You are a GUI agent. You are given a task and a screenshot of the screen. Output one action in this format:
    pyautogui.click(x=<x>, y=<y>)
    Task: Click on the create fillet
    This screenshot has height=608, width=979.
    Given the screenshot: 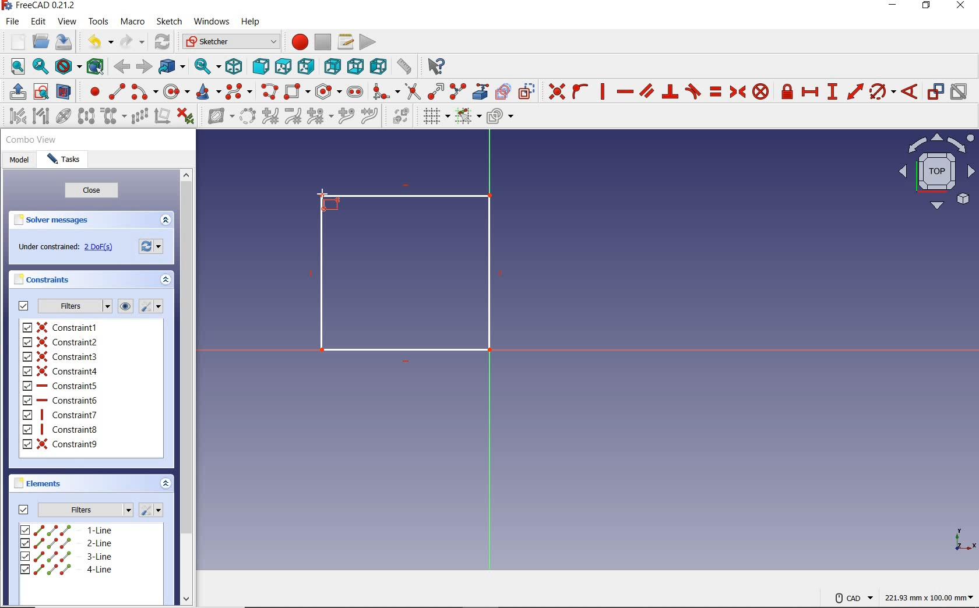 What is the action you would take?
    pyautogui.click(x=383, y=91)
    